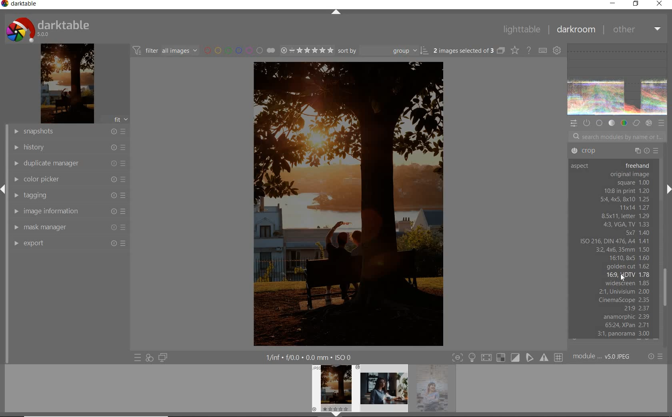 This screenshot has height=417, width=672. I want to click on minimize, so click(612, 3).